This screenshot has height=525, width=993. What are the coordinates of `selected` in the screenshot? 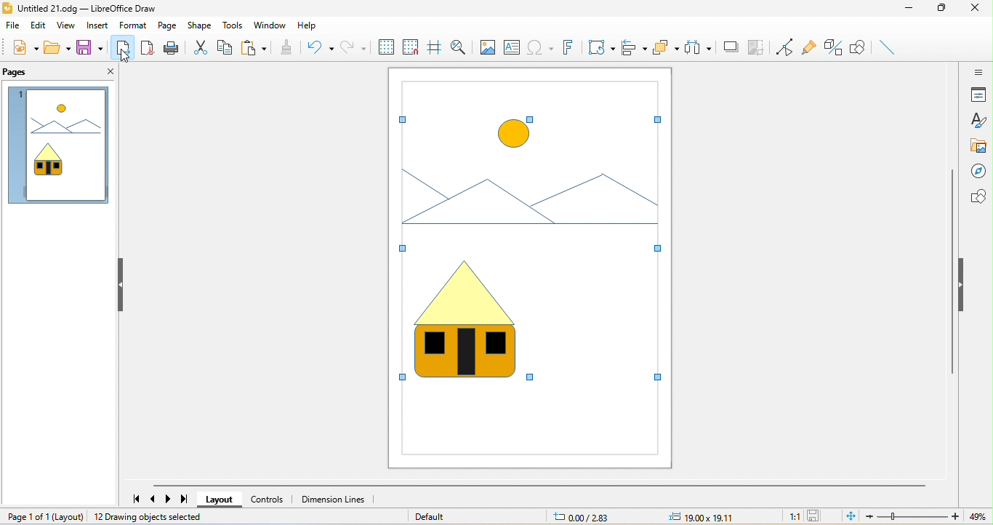 It's located at (528, 235).